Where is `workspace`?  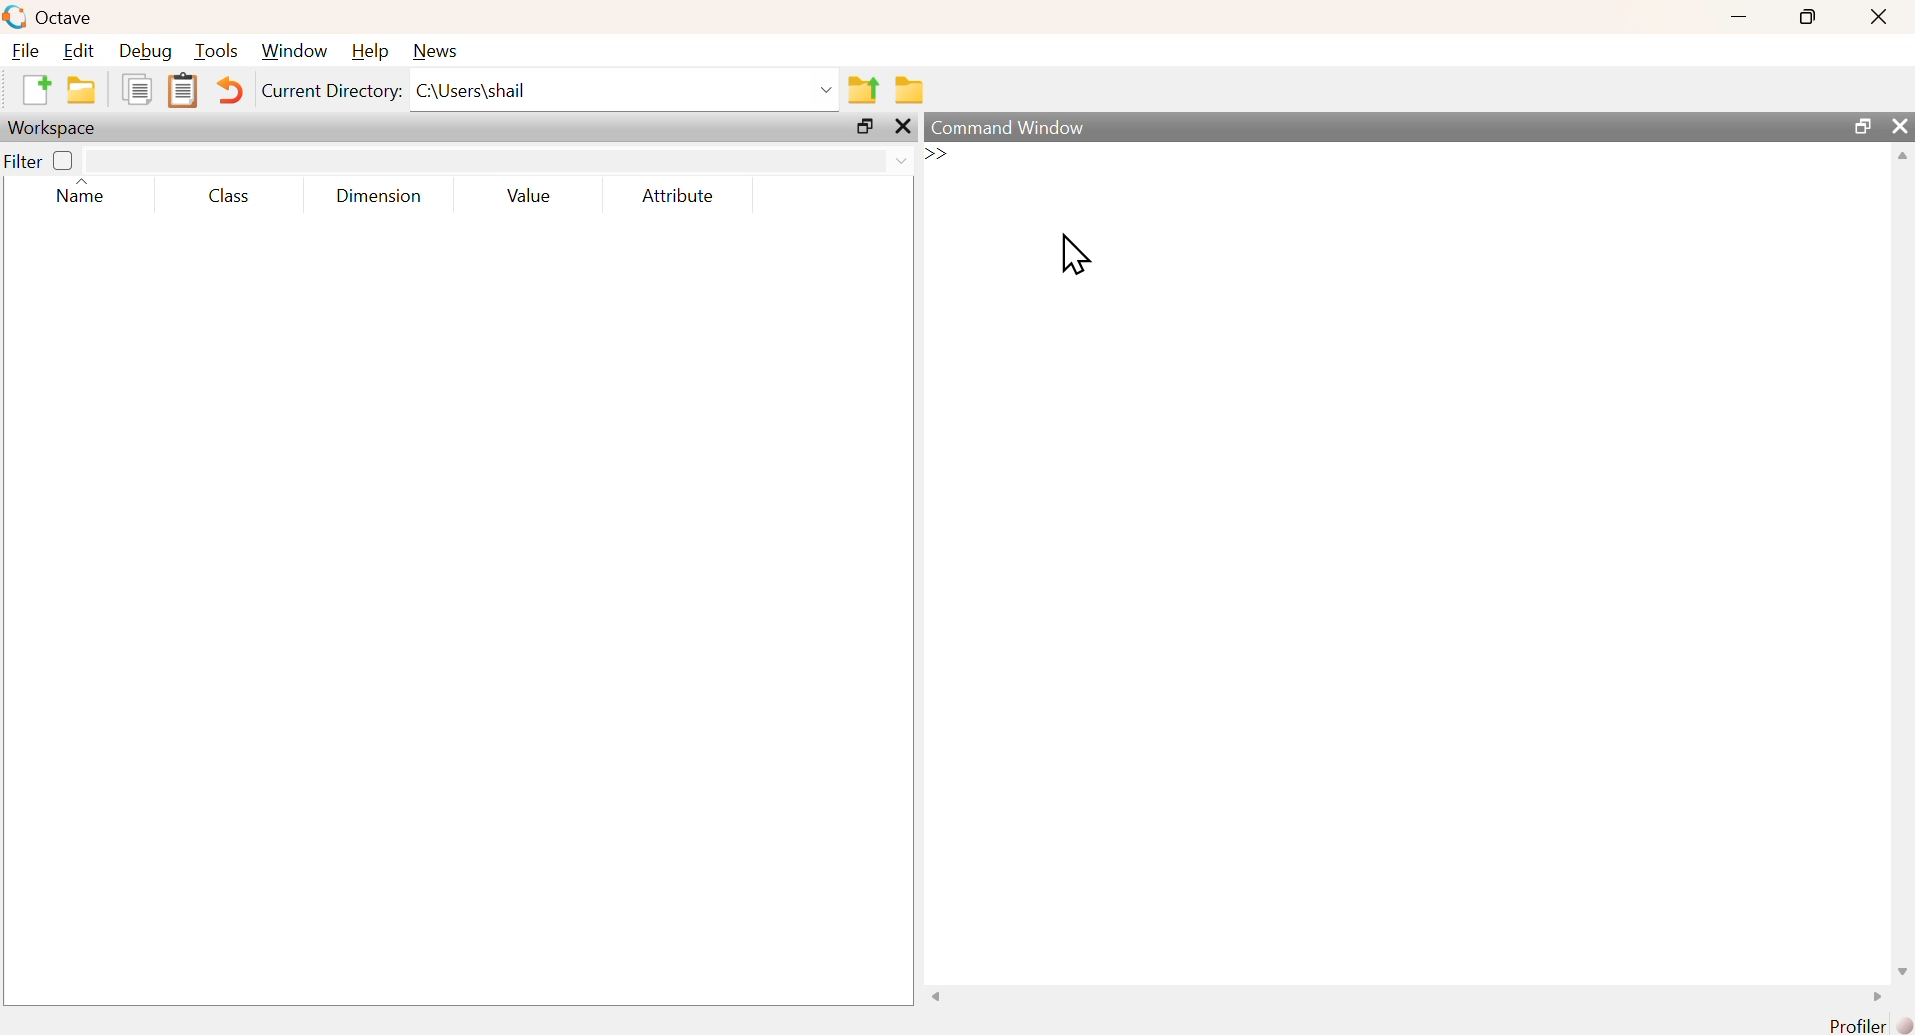
workspace is located at coordinates (55, 128).